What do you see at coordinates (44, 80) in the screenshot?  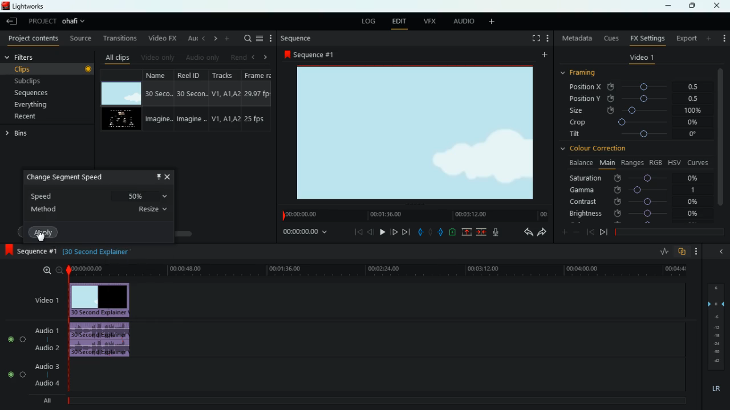 I see `subclips` at bounding box center [44, 80].